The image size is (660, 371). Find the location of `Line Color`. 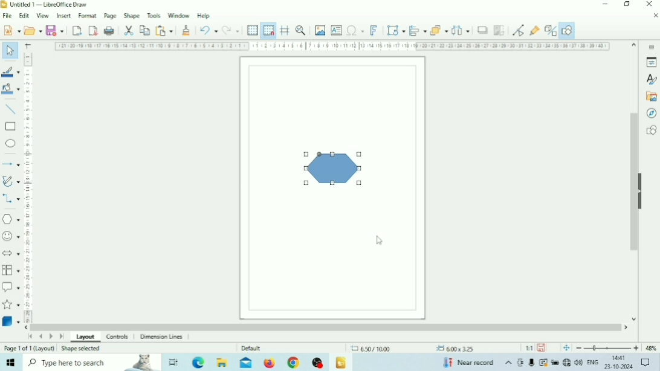

Line Color is located at coordinates (11, 72).